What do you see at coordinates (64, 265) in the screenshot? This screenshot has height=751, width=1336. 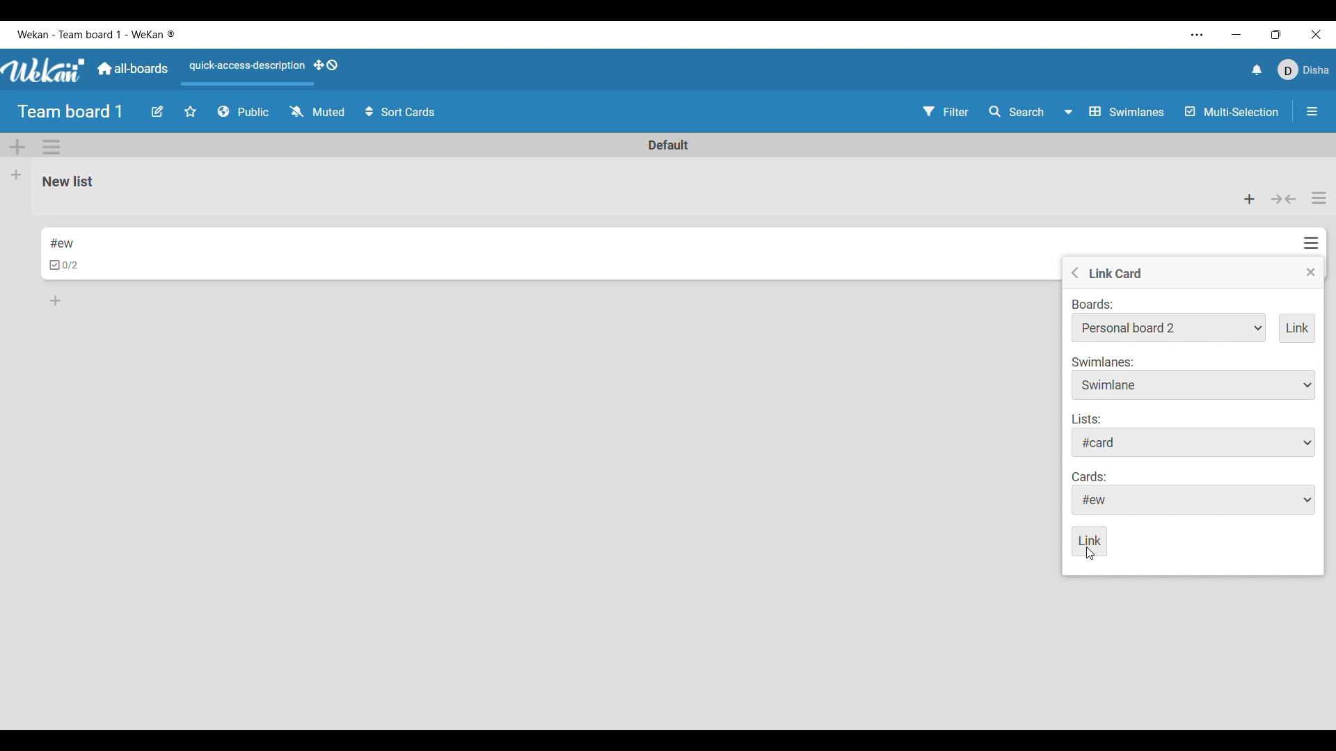 I see `Indicates checklists in card` at bounding box center [64, 265].